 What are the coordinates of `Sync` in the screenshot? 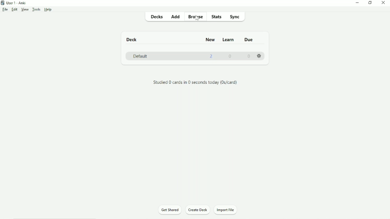 It's located at (235, 17).